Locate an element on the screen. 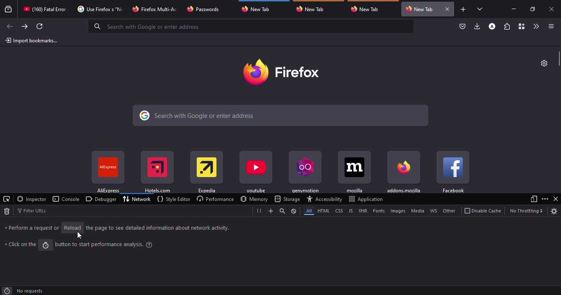 The height and width of the screenshot is (295, 561). shortcuts is located at coordinates (355, 173).